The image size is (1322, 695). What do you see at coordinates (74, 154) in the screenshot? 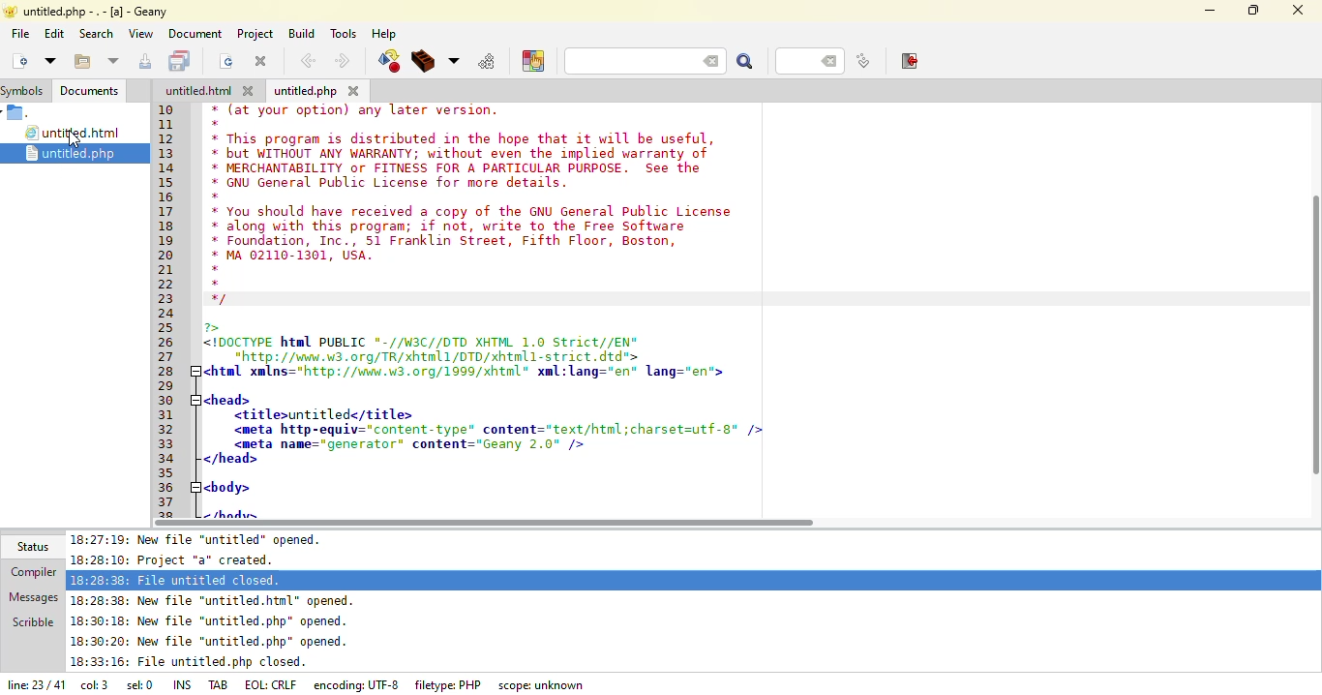
I see `php` at bounding box center [74, 154].